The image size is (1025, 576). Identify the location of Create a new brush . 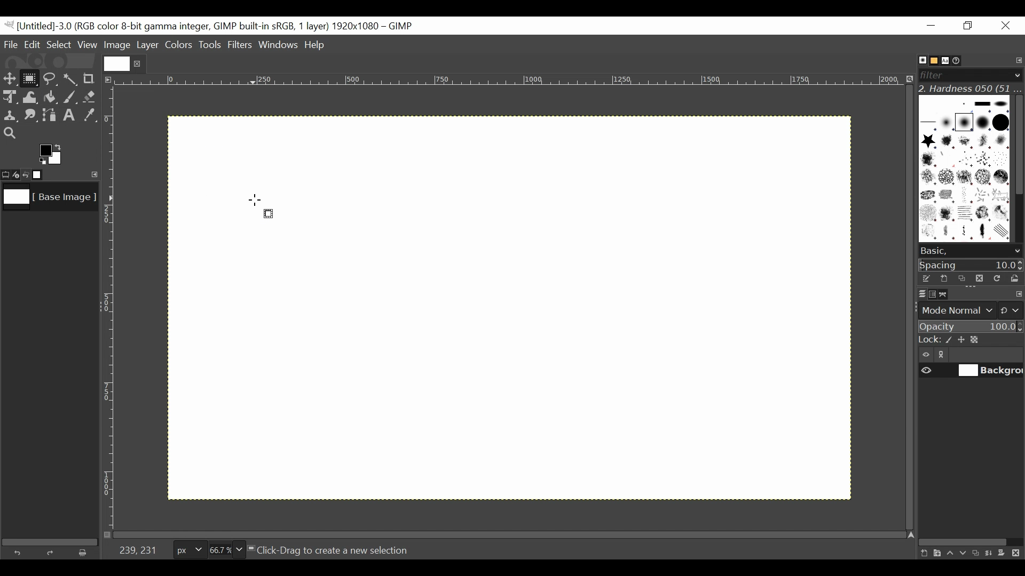
(943, 278).